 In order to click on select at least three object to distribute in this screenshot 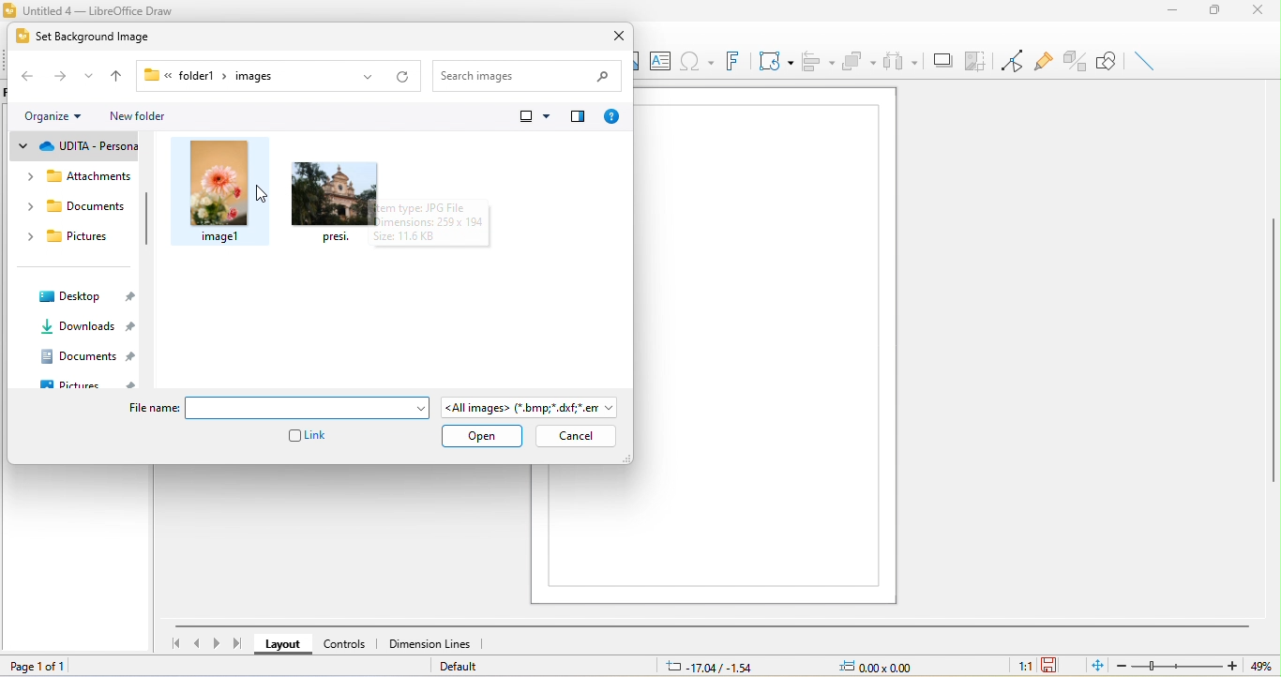, I will do `click(903, 62)`.